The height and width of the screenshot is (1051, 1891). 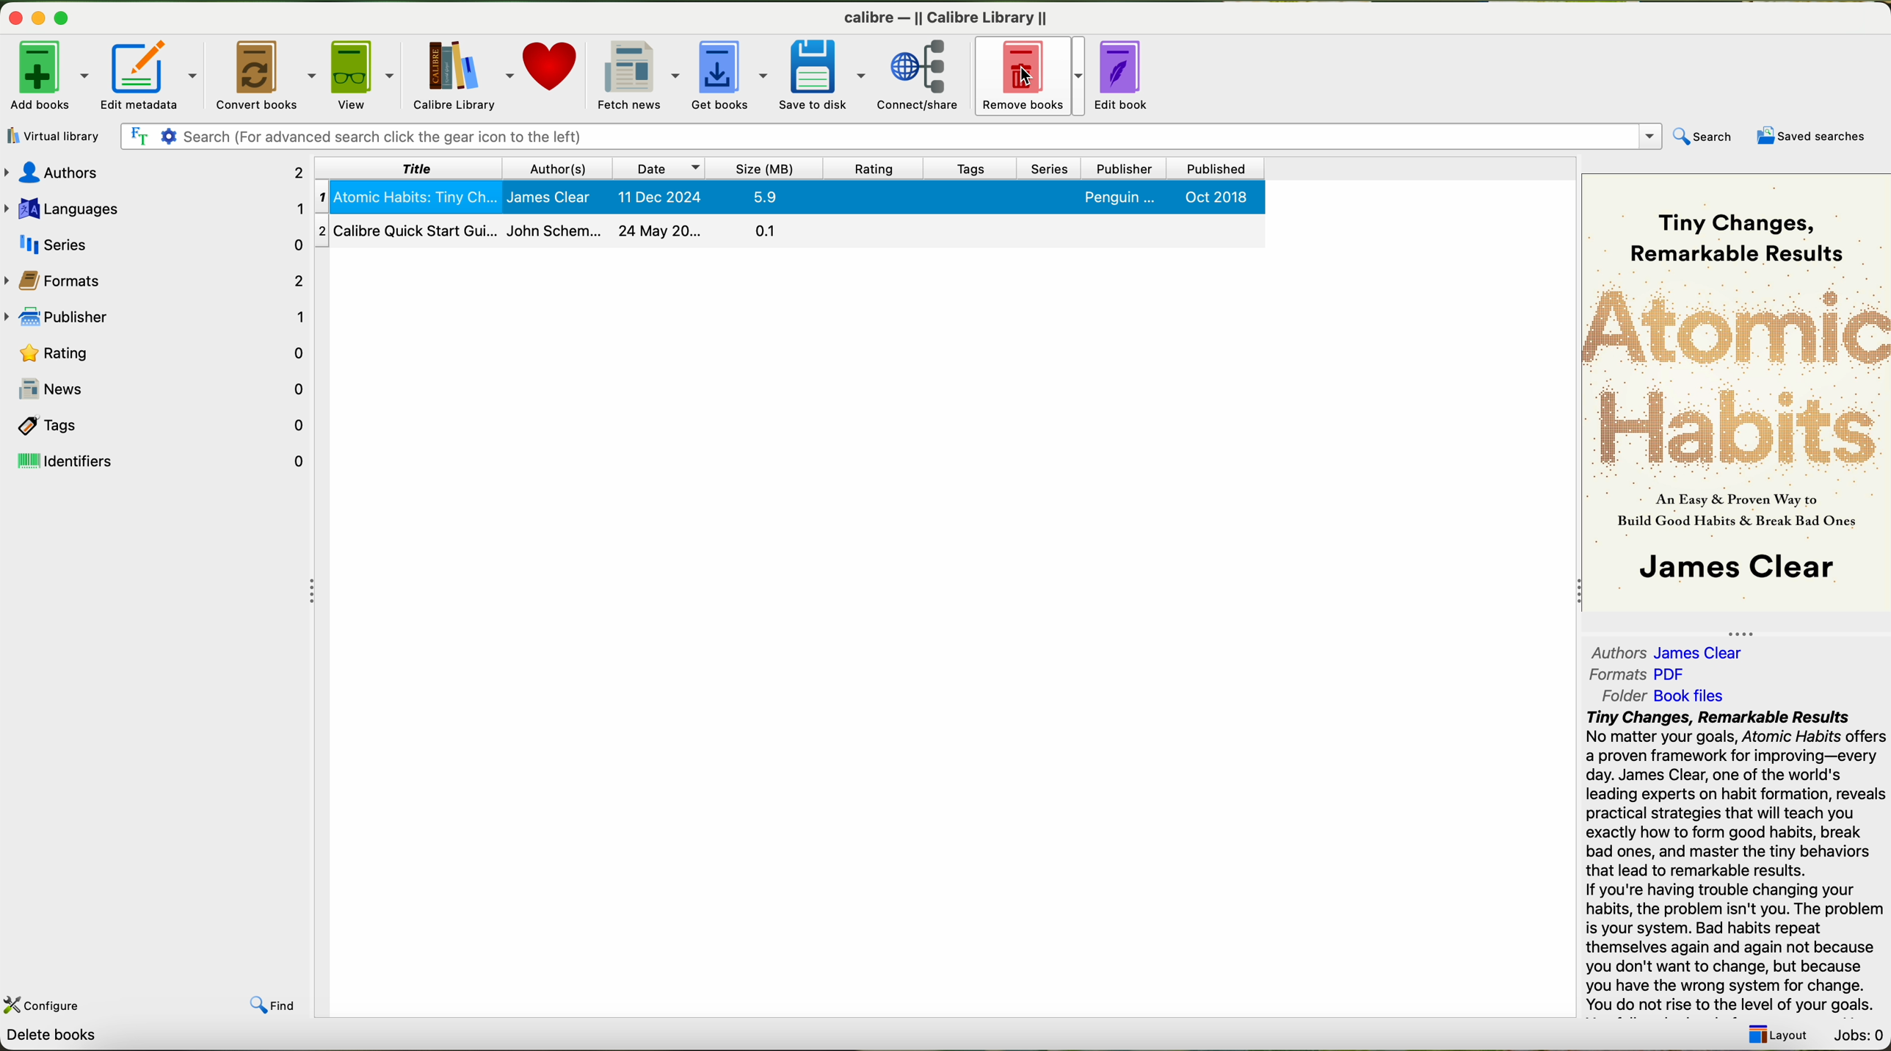 I want to click on add books, so click(x=45, y=76).